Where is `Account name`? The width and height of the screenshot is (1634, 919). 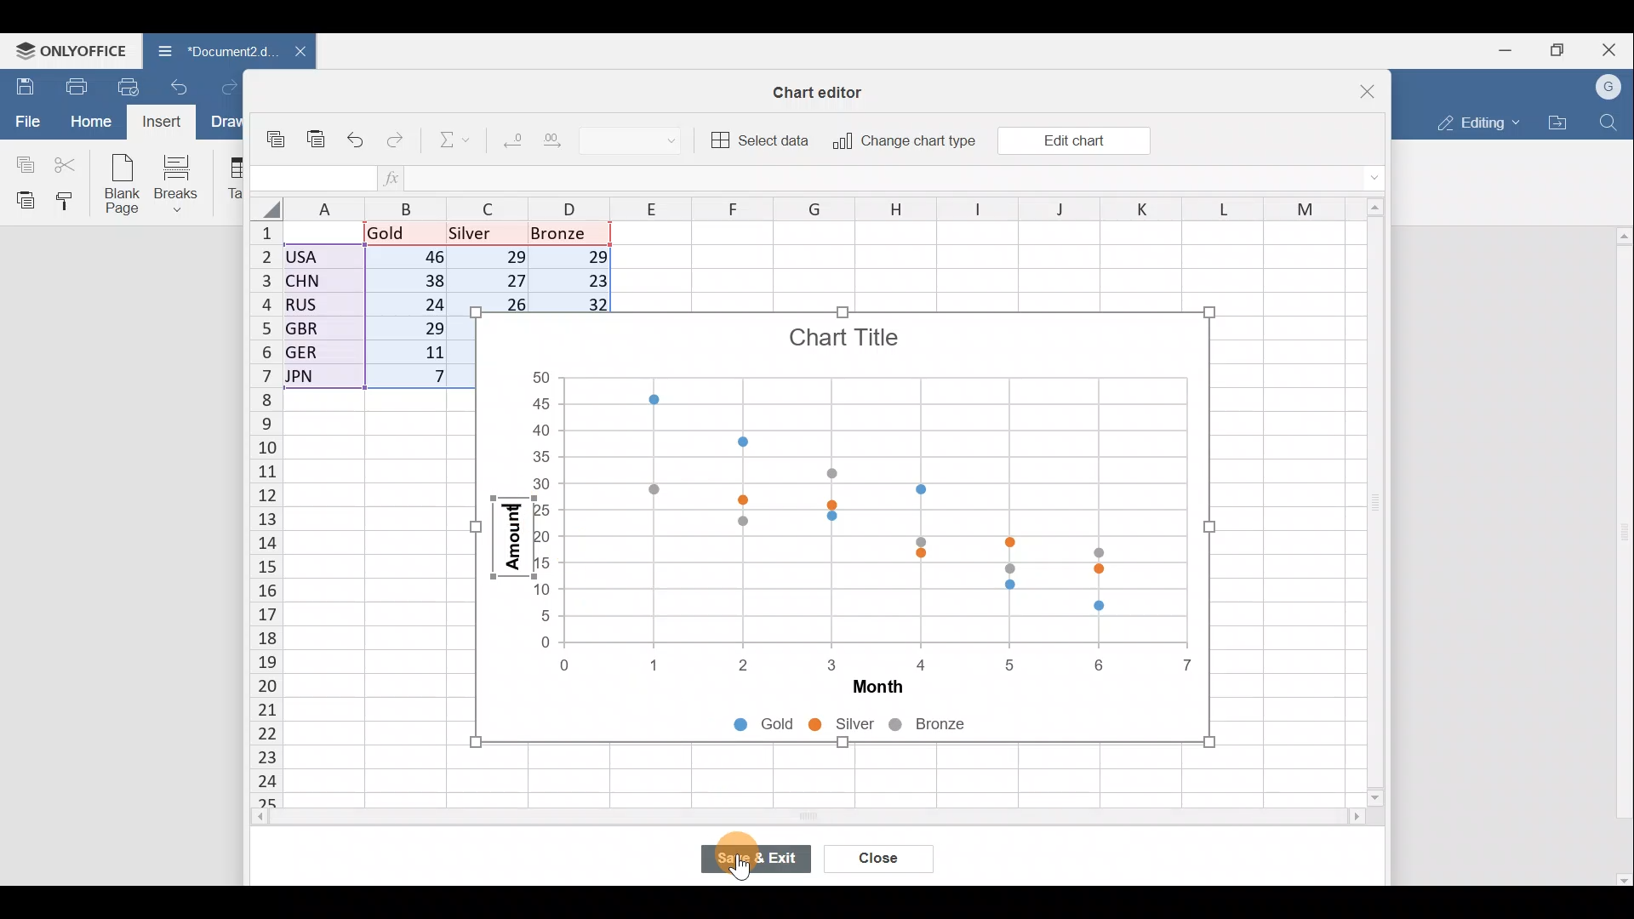
Account name is located at coordinates (1610, 85).